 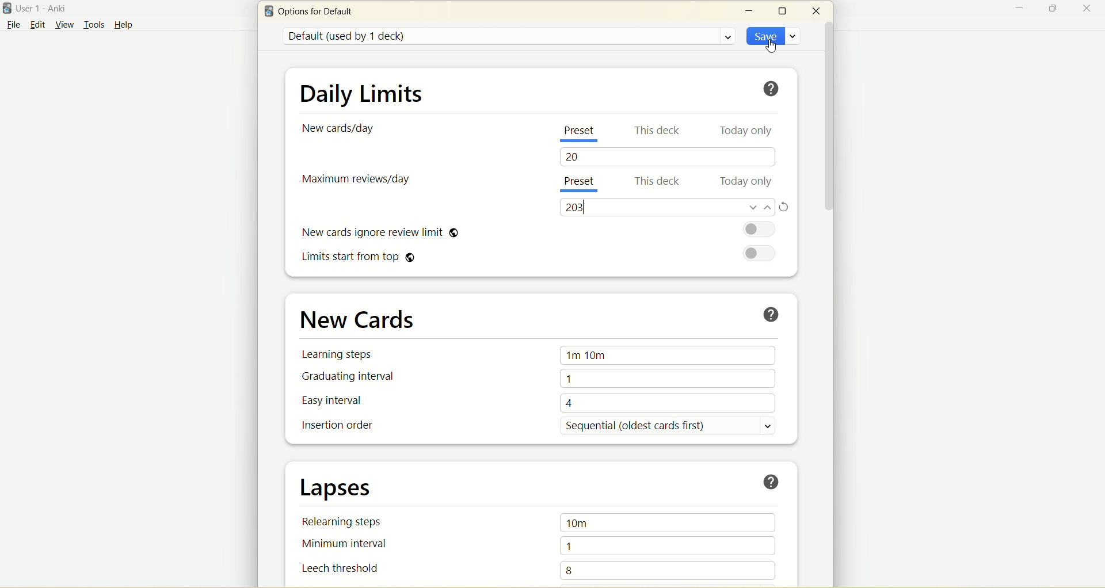 What do you see at coordinates (574, 207) in the screenshot?
I see `200` at bounding box center [574, 207].